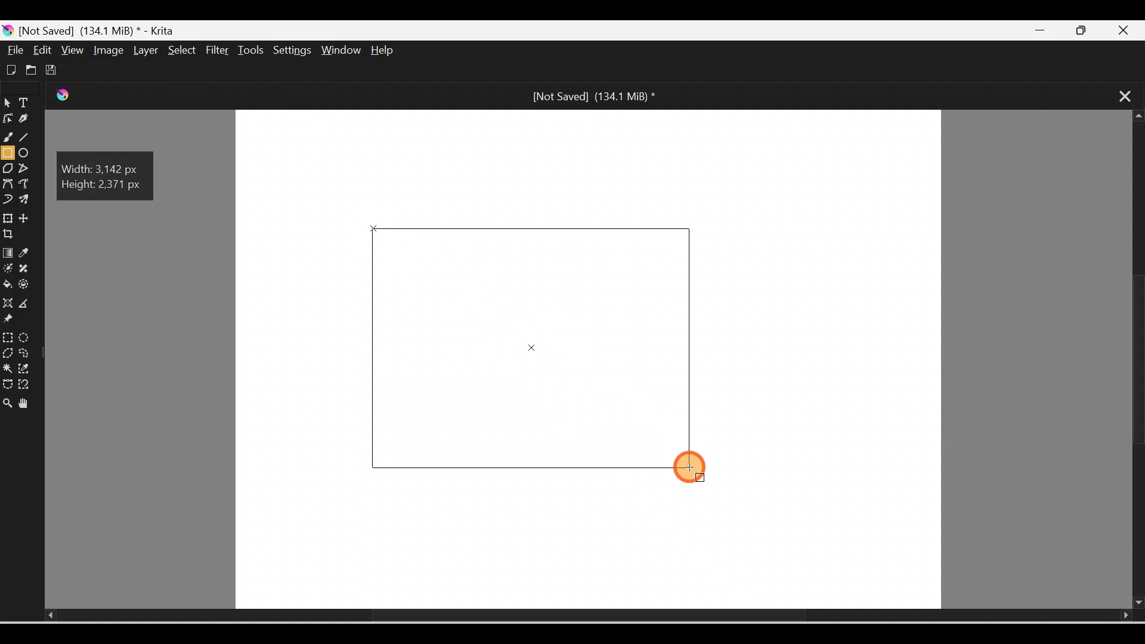  Describe the element at coordinates (25, 120) in the screenshot. I see `Calligraphy` at that location.